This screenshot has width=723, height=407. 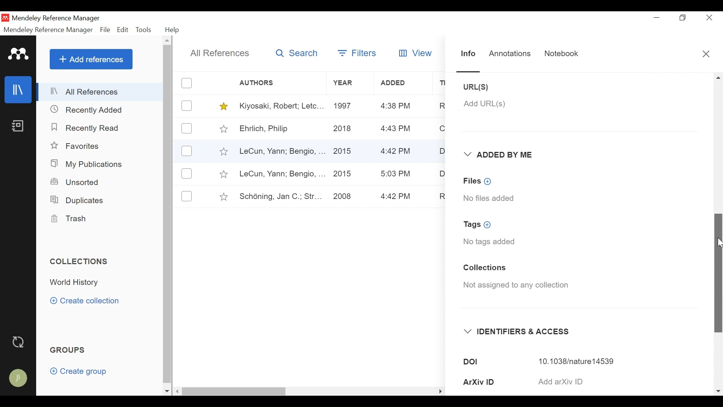 What do you see at coordinates (20, 343) in the screenshot?
I see `Sync` at bounding box center [20, 343].